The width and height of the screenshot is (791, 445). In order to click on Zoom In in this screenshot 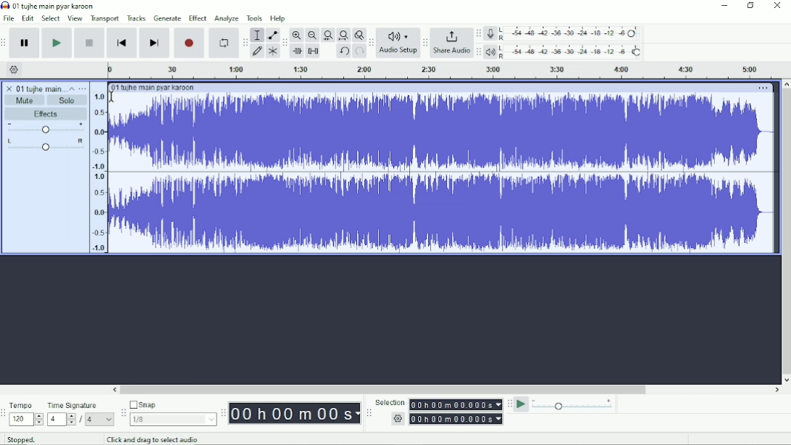, I will do `click(297, 35)`.